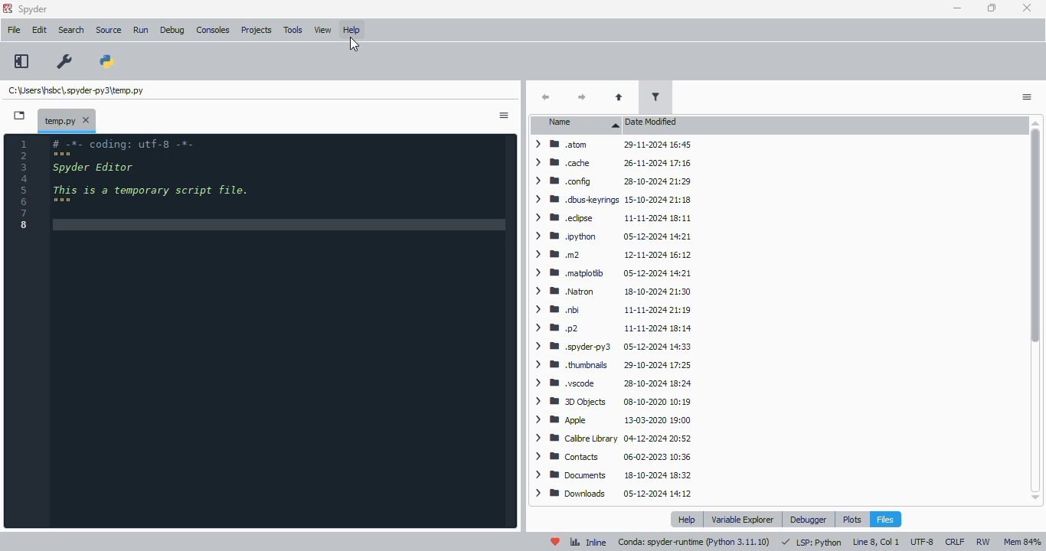 The image size is (1046, 551). What do you see at coordinates (14, 31) in the screenshot?
I see `file` at bounding box center [14, 31].